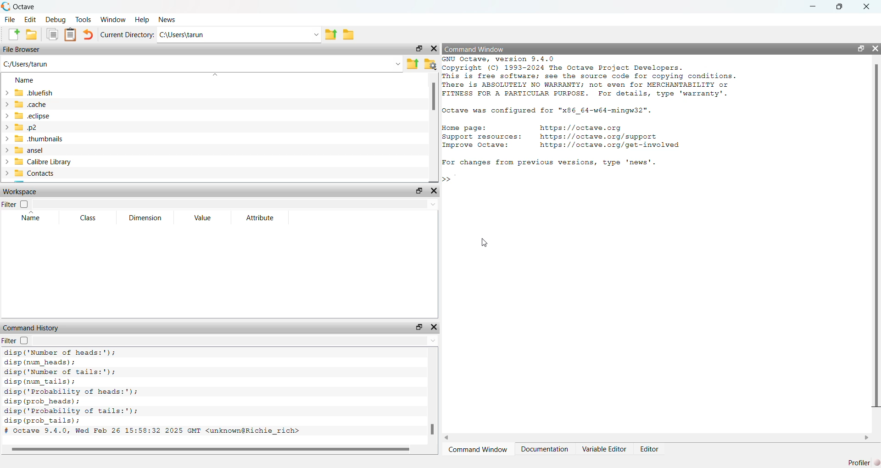 Image resolution: width=881 pixels, height=468 pixels. Describe the element at coordinates (840, 7) in the screenshot. I see `restore` at that location.